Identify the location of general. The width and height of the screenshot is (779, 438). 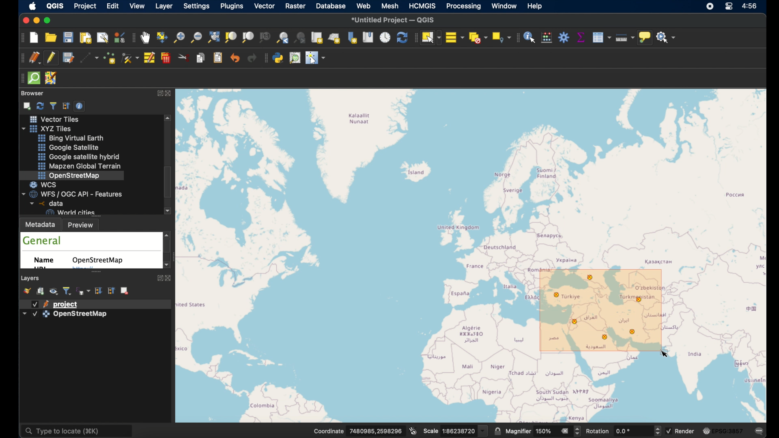
(43, 240).